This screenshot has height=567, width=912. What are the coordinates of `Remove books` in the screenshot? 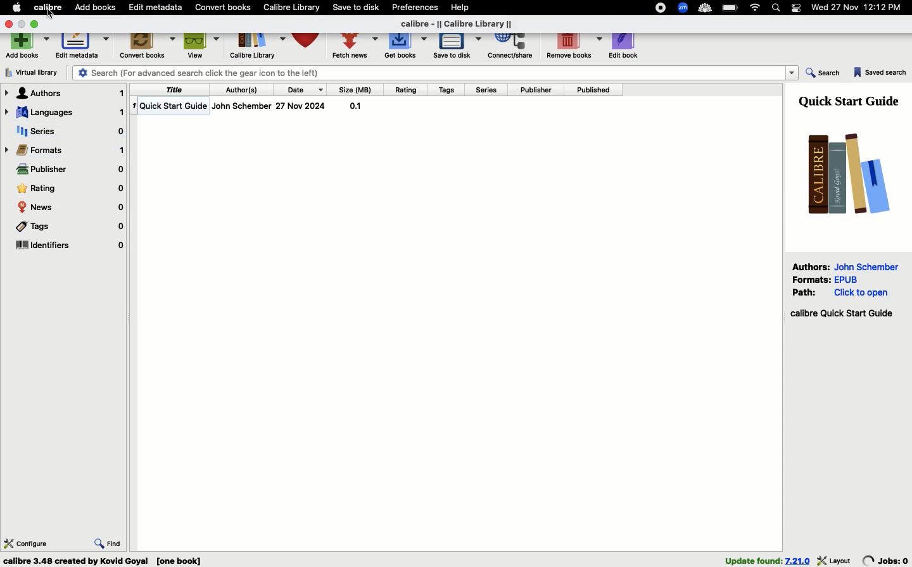 It's located at (575, 47).